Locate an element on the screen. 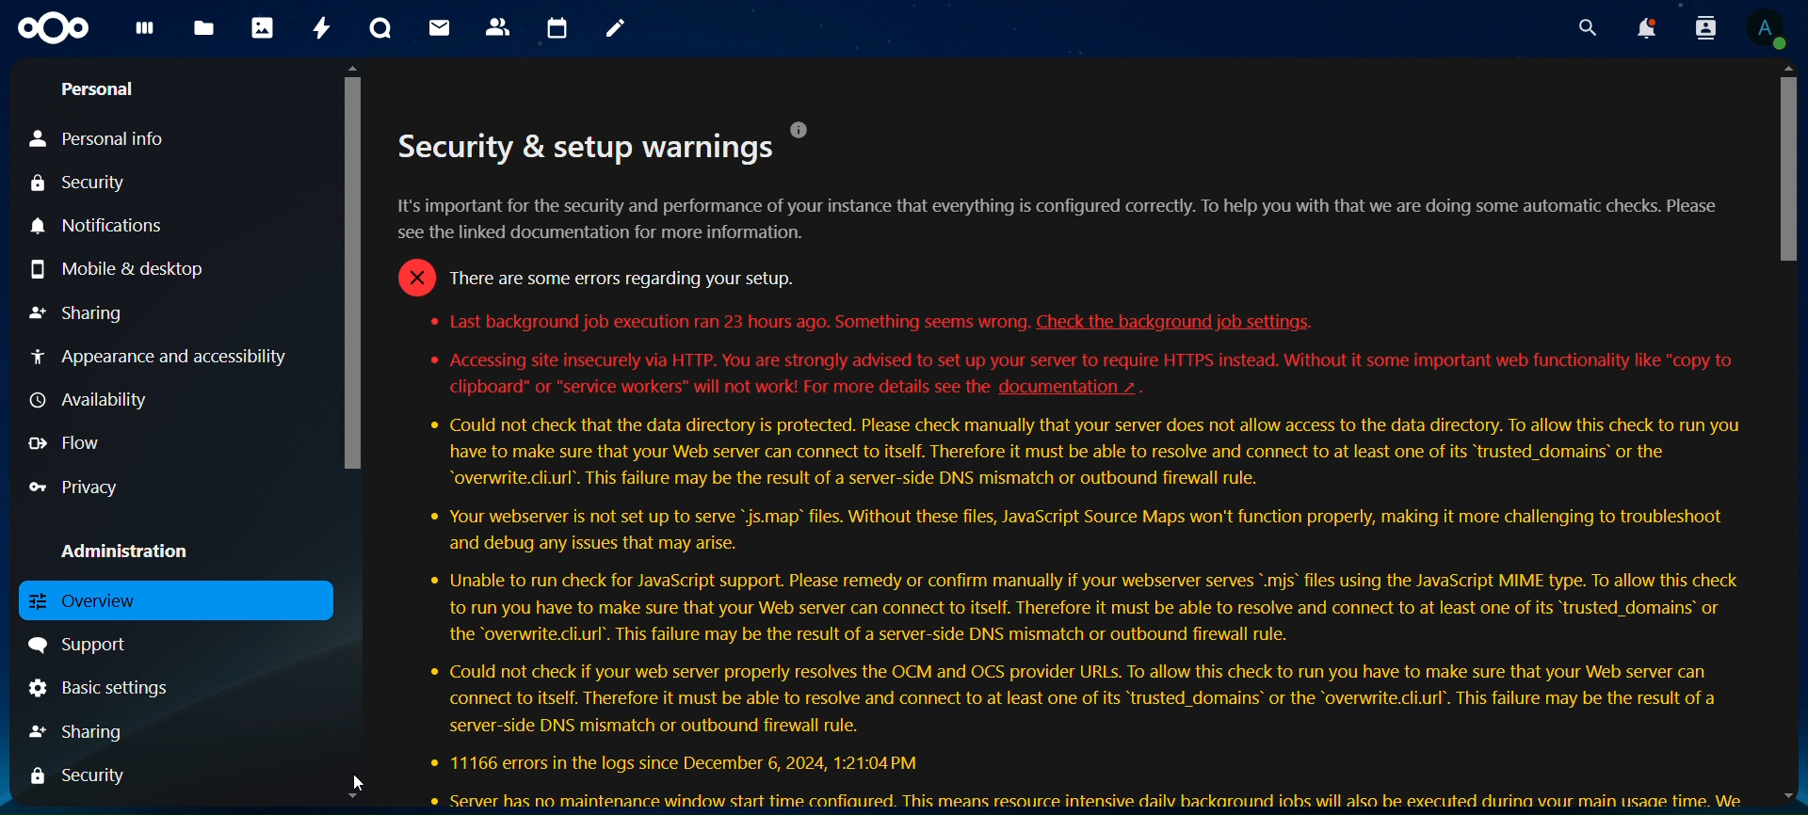 The image size is (1808, 815). notifications is located at coordinates (102, 224).